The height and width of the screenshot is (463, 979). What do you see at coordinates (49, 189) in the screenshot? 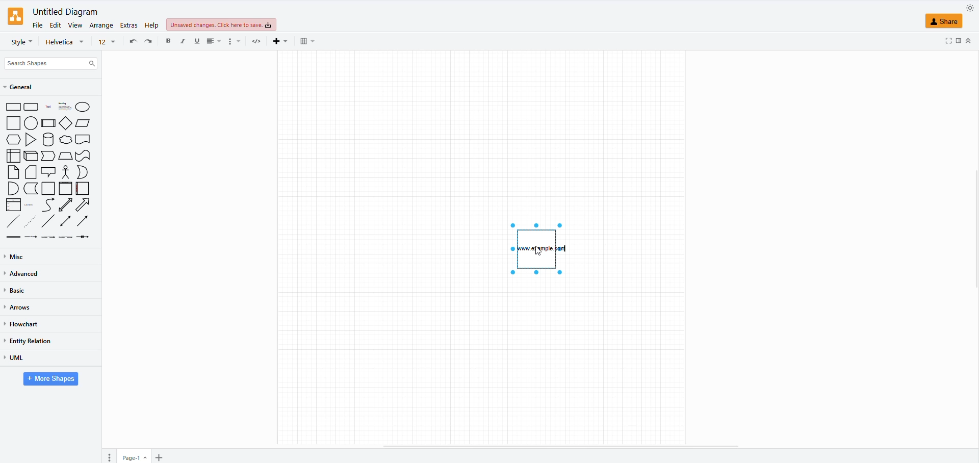
I see `container` at bounding box center [49, 189].